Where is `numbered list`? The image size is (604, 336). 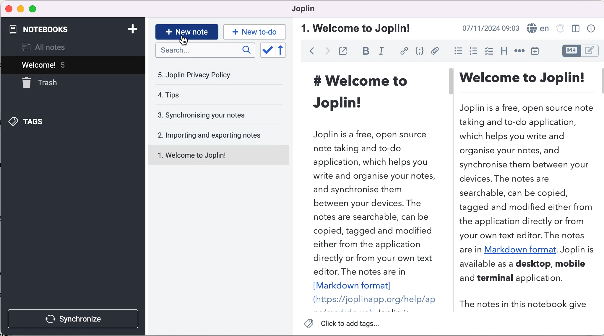
numbered list is located at coordinates (472, 51).